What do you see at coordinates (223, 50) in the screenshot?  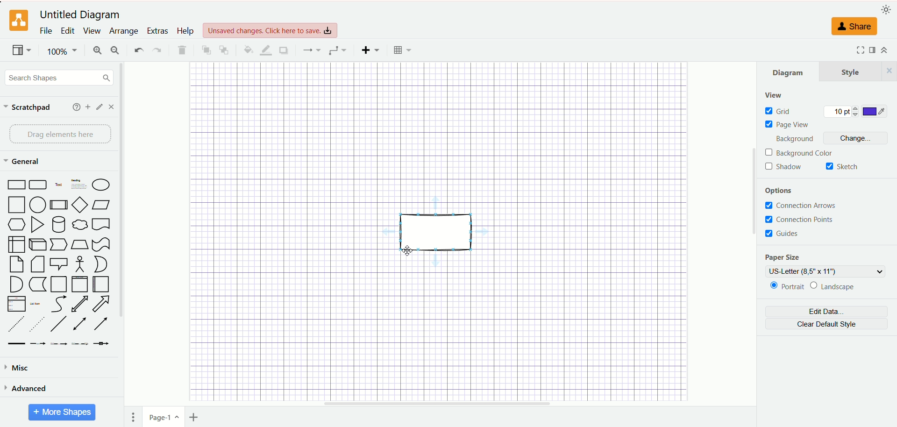 I see `to back` at bounding box center [223, 50].